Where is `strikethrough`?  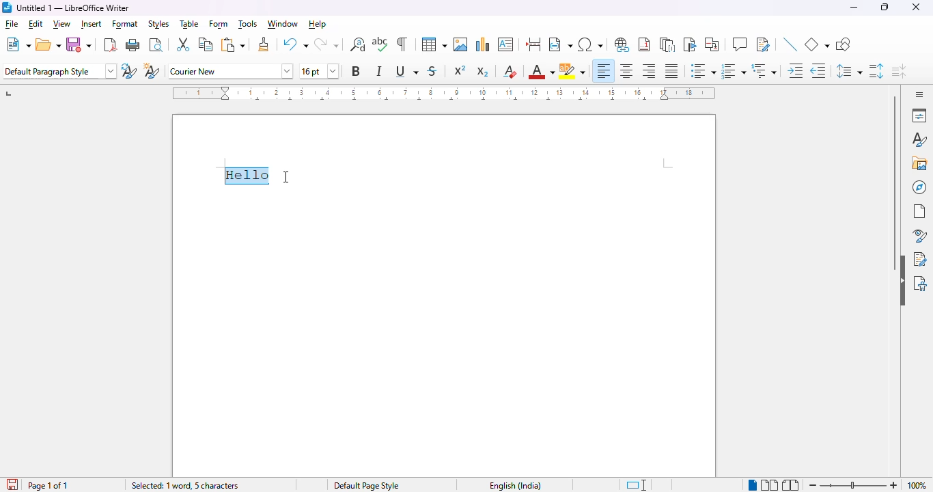 strikethrough is located at coordinates (433, 71).